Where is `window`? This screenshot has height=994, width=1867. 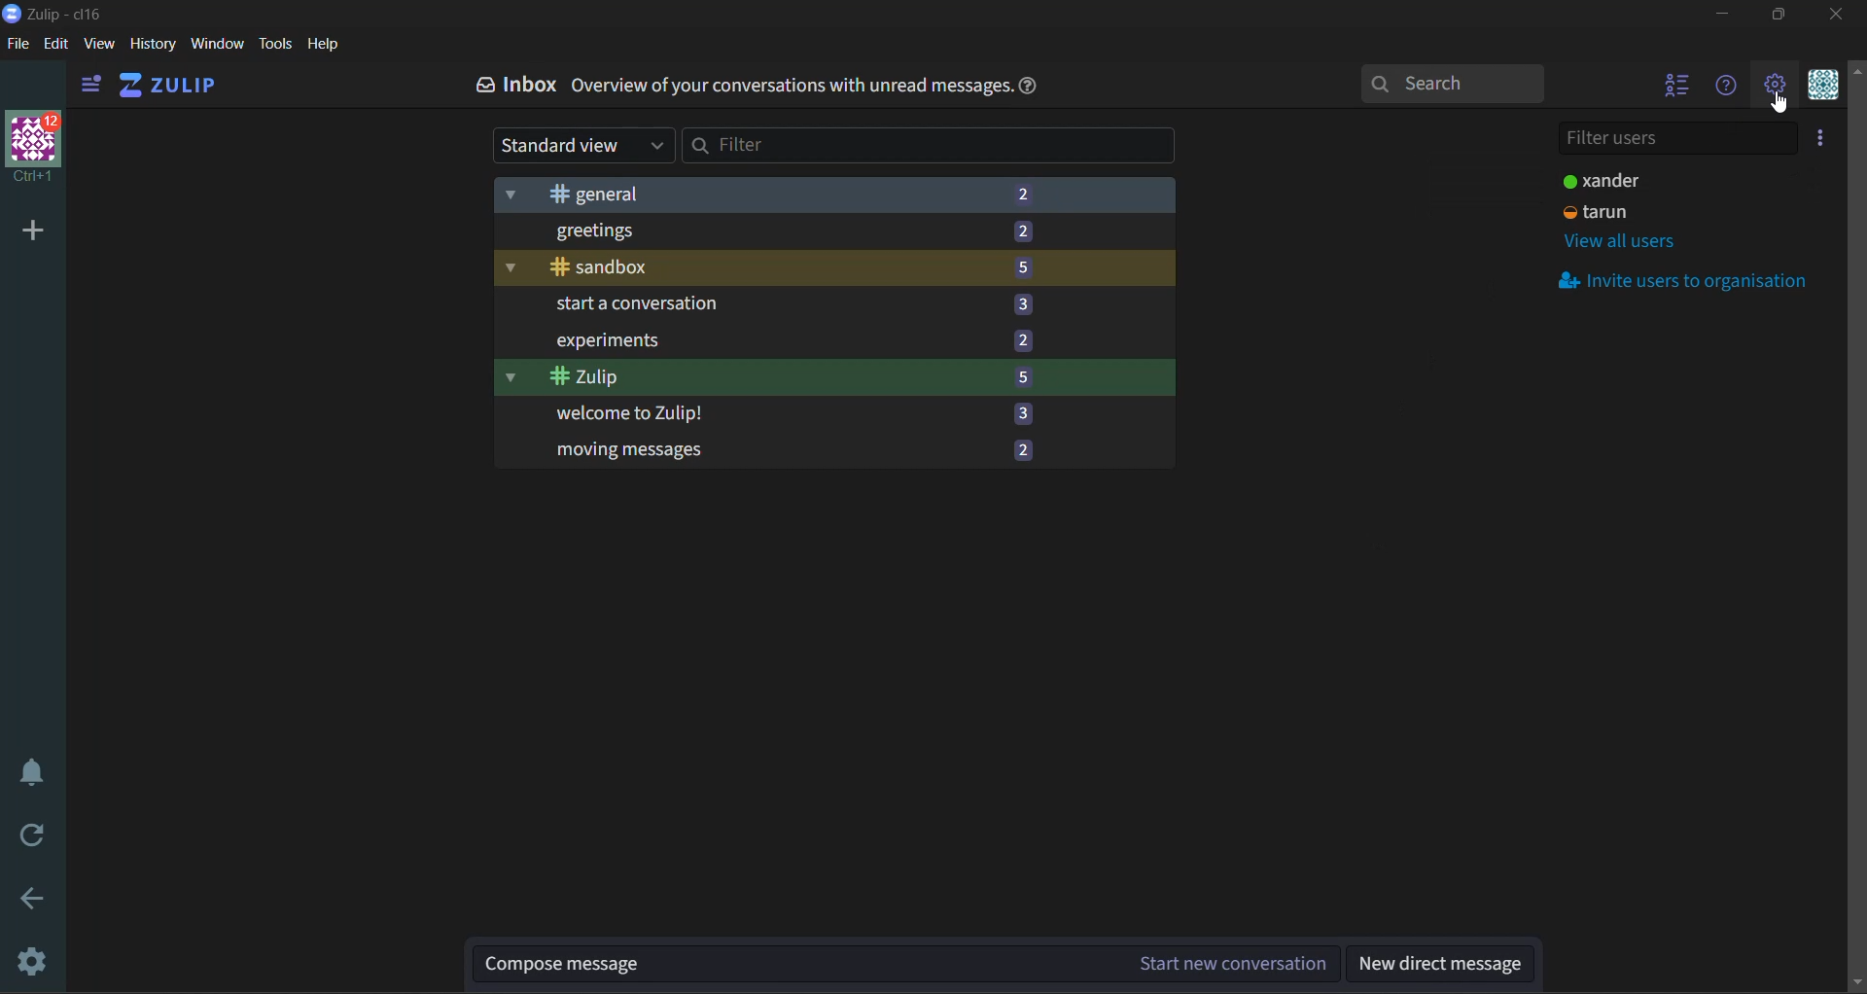 window is located at coordinates (220, 47).